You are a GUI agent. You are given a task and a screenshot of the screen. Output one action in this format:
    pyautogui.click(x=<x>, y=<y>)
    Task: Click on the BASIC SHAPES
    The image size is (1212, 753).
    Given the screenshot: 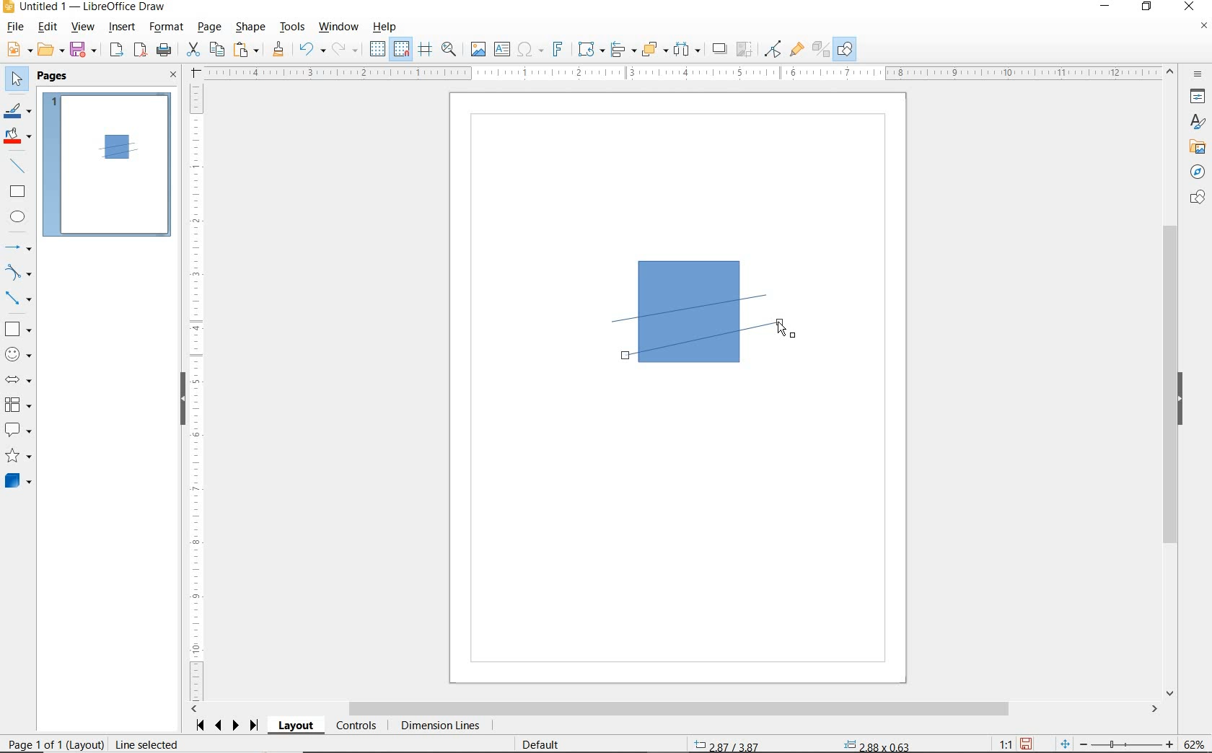 What is the action you would take?
    pyautogui.click(x=17, y=327)
    